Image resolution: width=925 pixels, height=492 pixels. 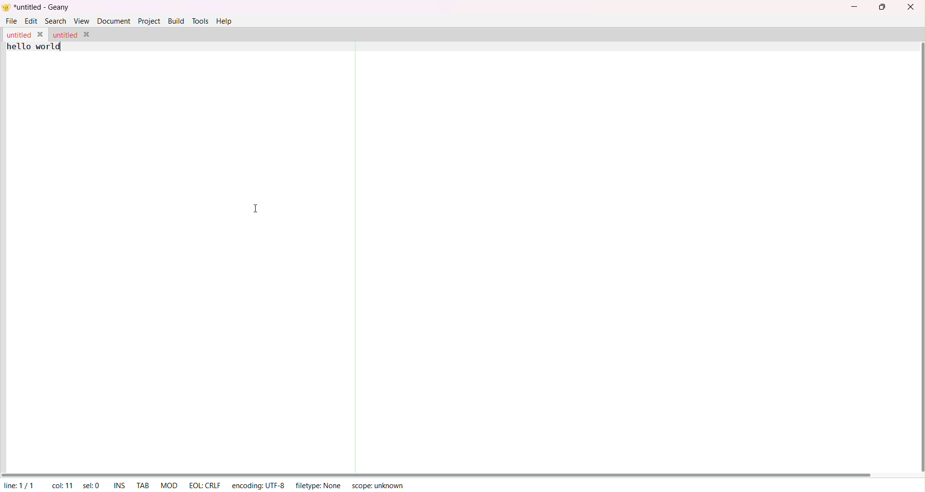 I want to click on sel: 0, so click(x=90, y=486).